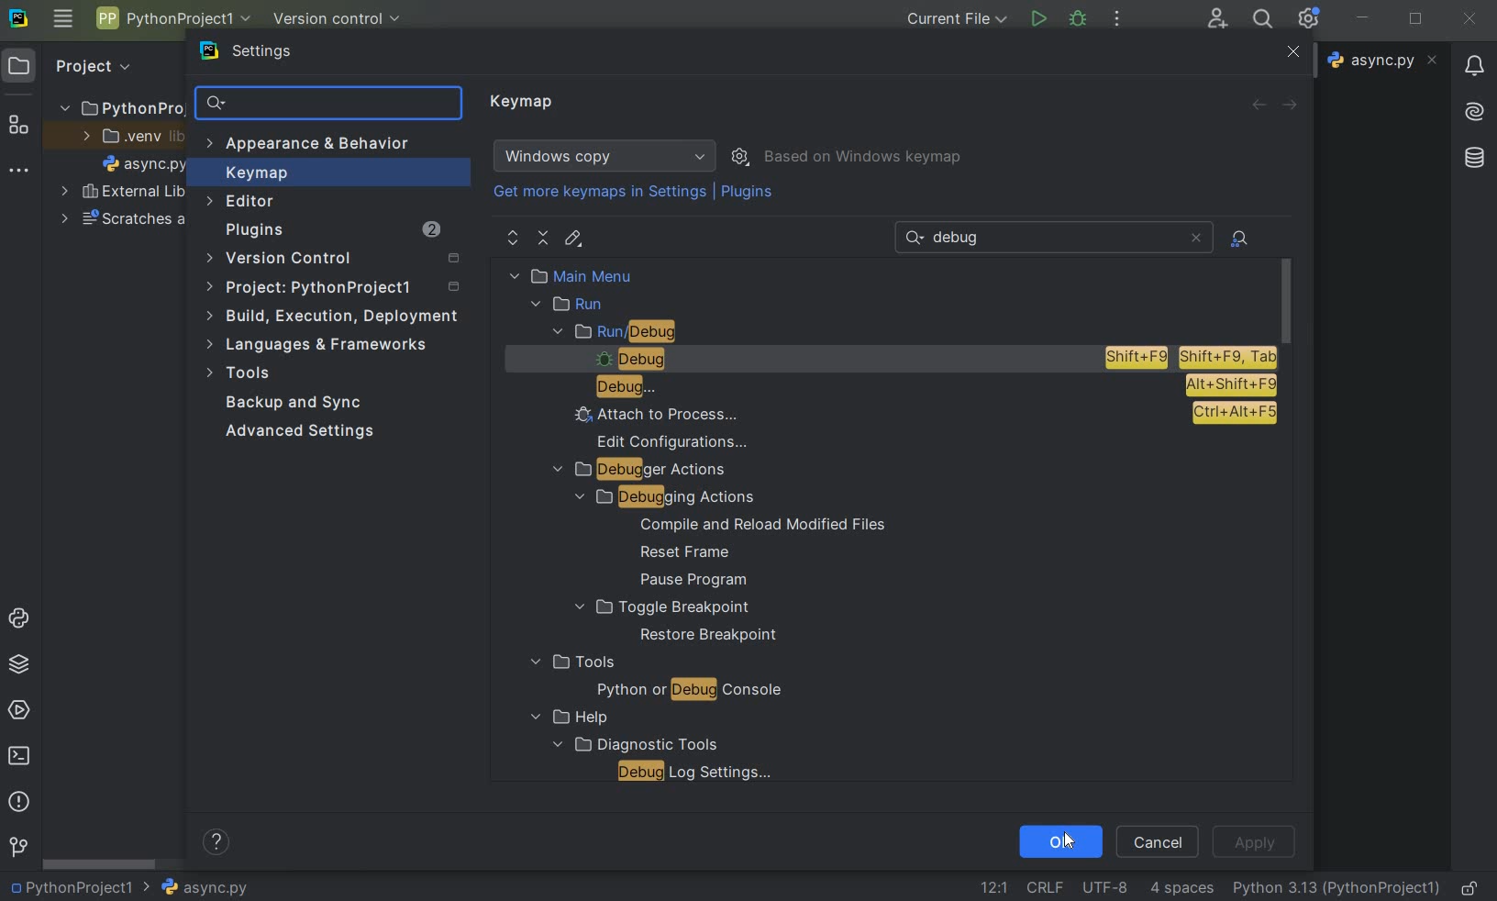 The image size is (1497, 901). Describe the element at coordinates (687, 581) in the screenshot. I see `pause program` at that location.